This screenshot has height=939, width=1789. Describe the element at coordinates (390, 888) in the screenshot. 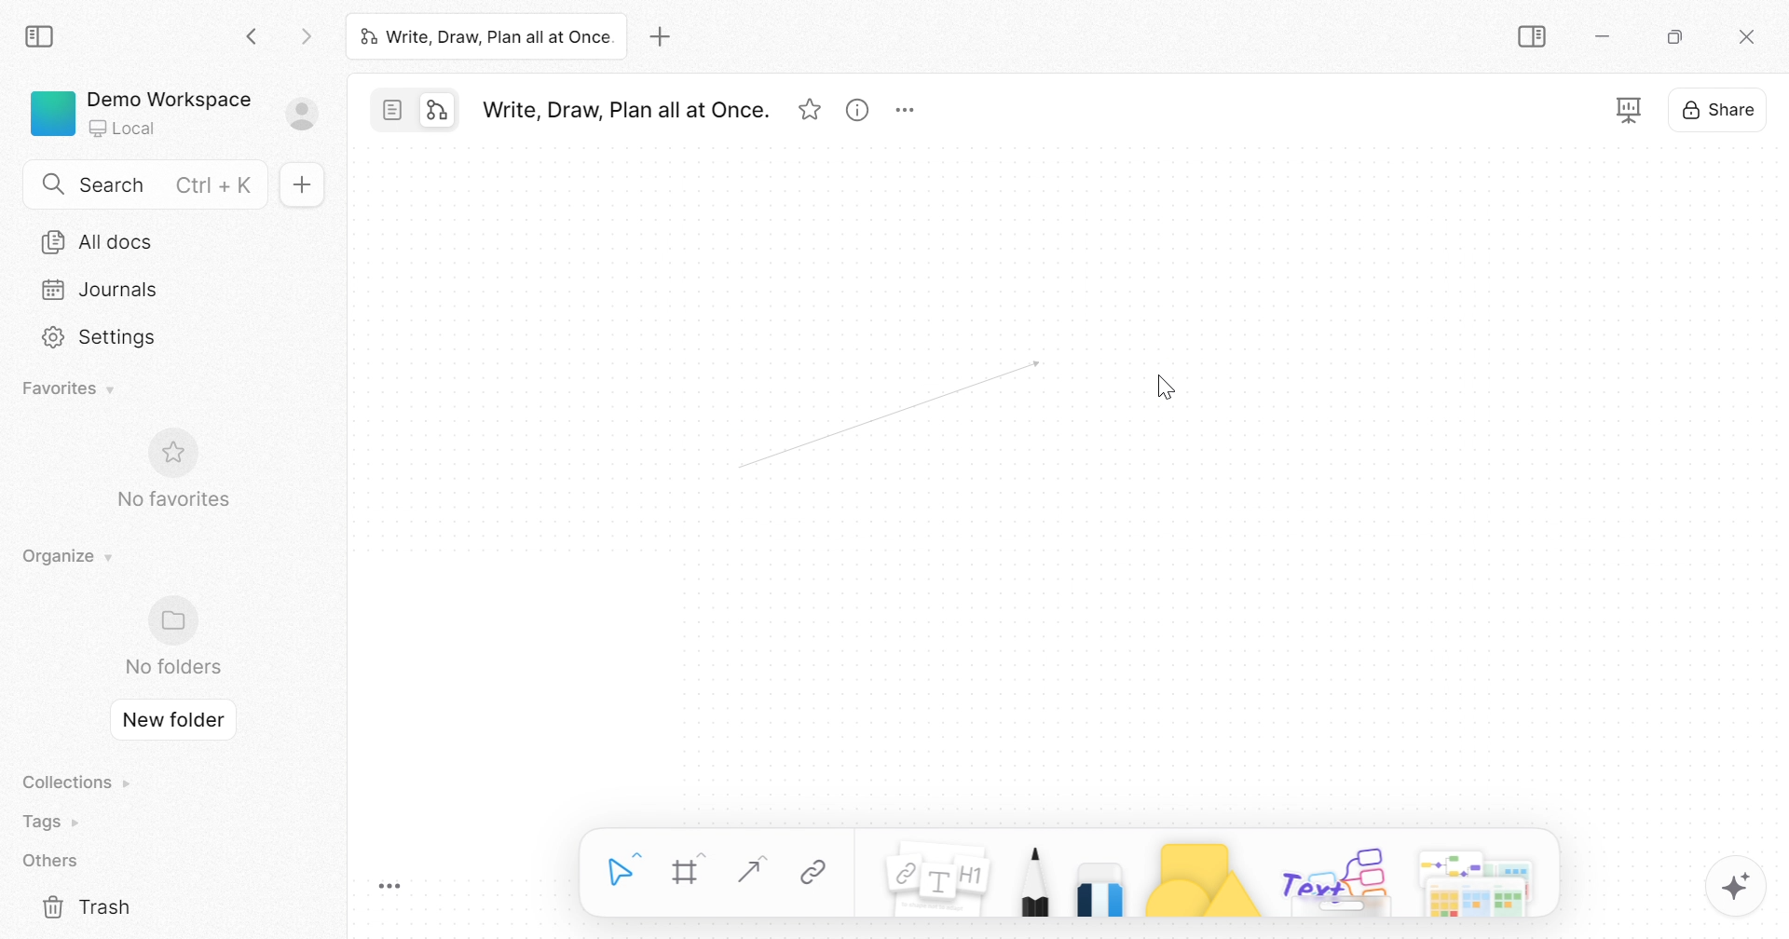

I see `Toggle Zoom Tool Bar` at that location.